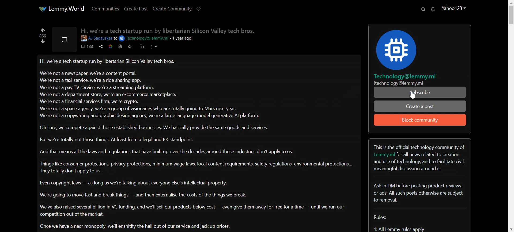 Image resolution: width=514 pixels, height=232 pixels. What do you see at coordinates (413, 94) in the screenshot?
I see `Cursor` at bounding box center [413, 94].